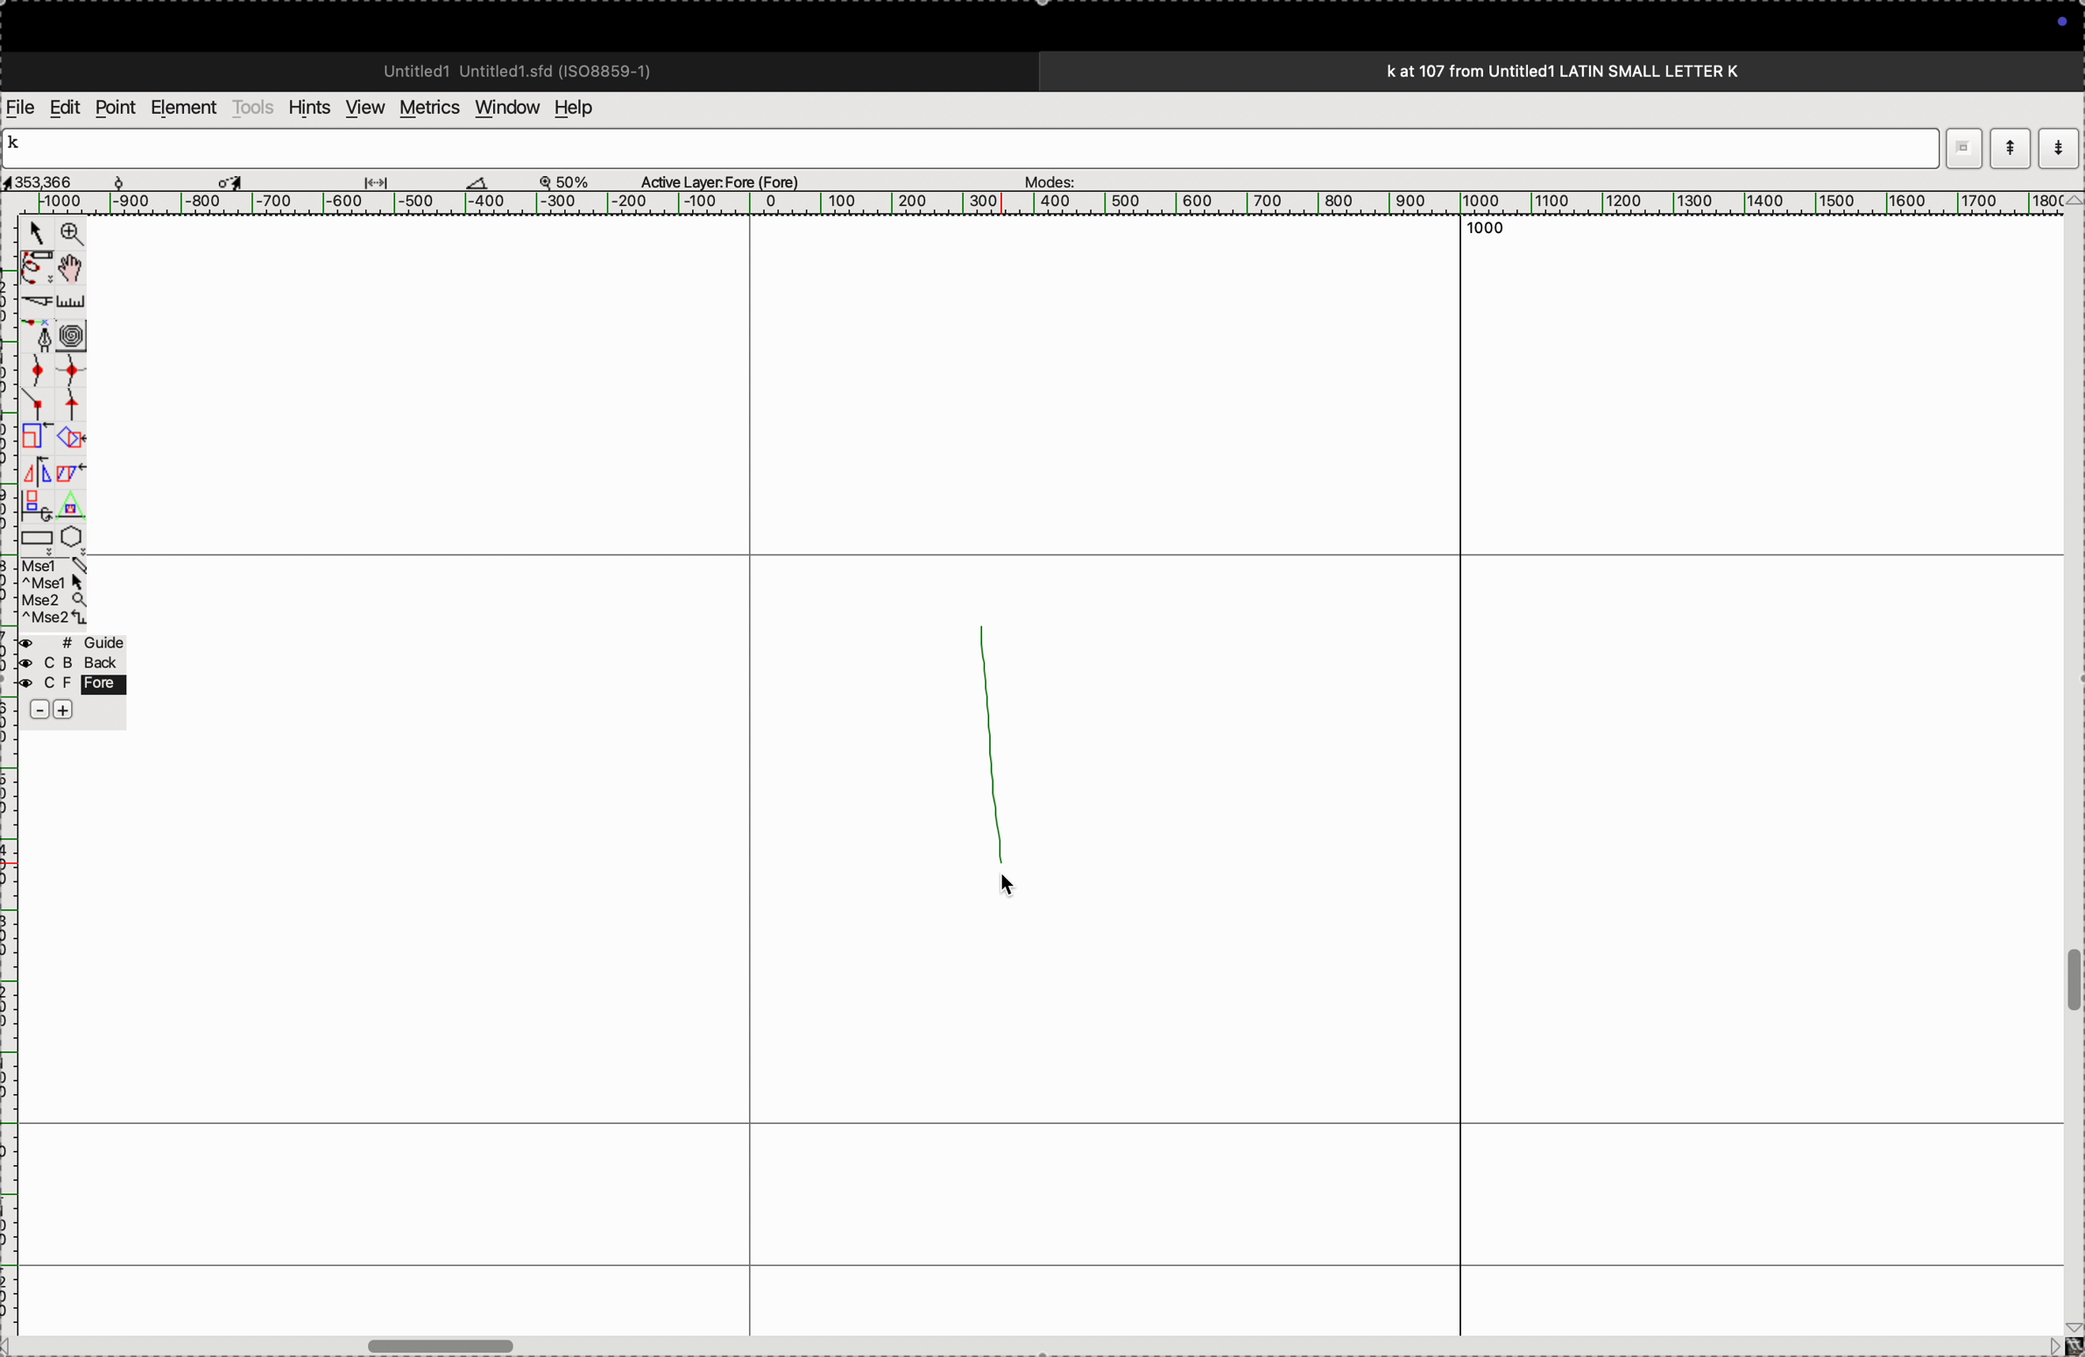 This screenshot has height=1357, width=2085. What do you see at coordinates (525, 69) in the screenshot?
I see `untitled std` at bounding box center [525, 69].